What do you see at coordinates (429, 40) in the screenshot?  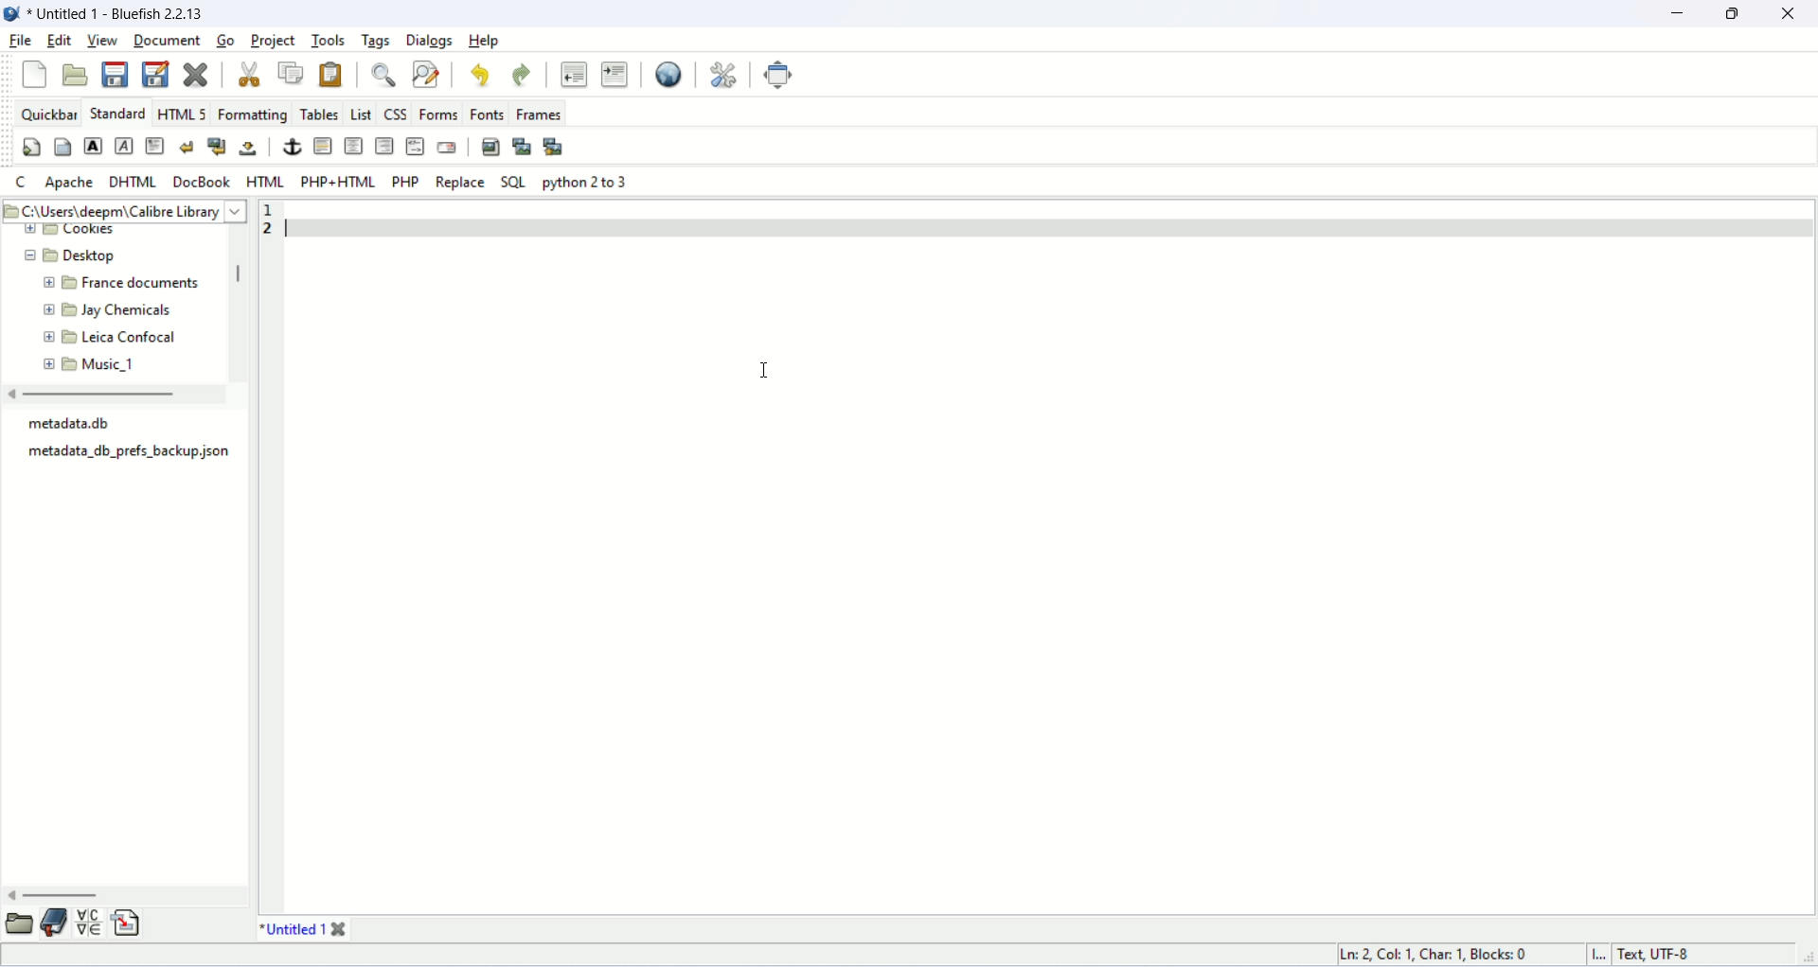 I see `dialogs` at bounding box center [429, 40].